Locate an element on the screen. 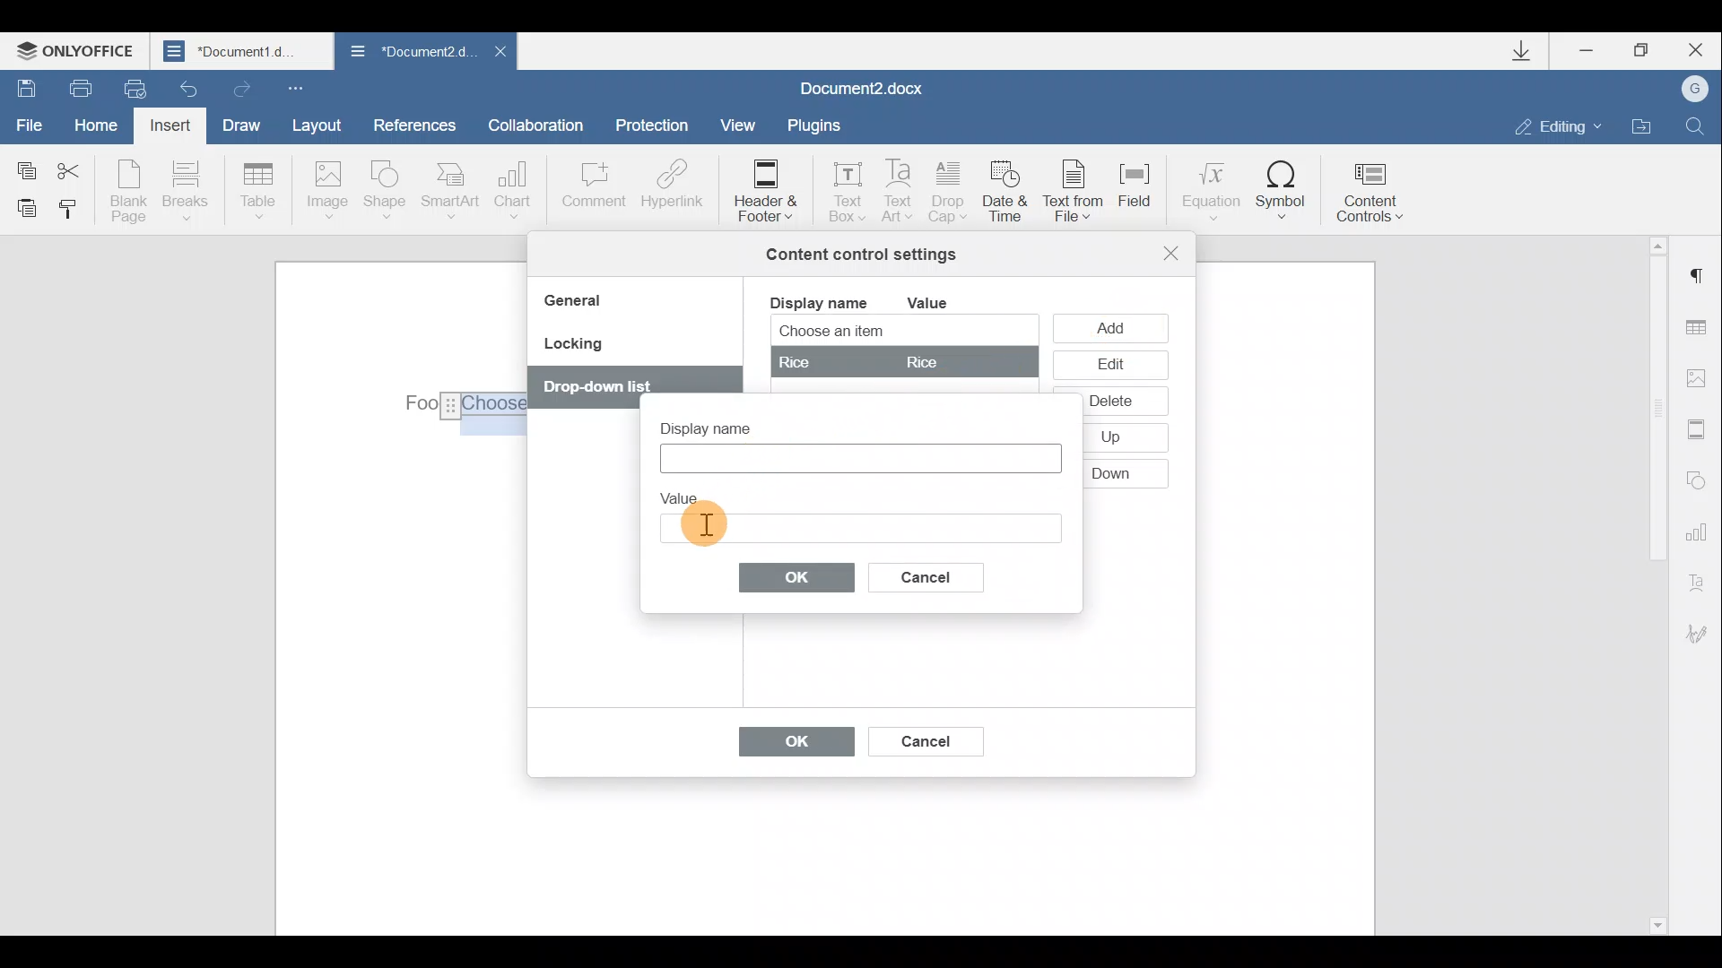  Table is located at coordinates (259, 193).